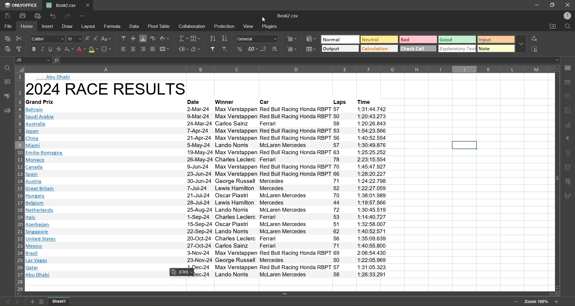 The image size is (575, 306). What do you see at coordinates (307, 60) in the screenshot?
I see `formula bar` at bounding box center [307, 60].